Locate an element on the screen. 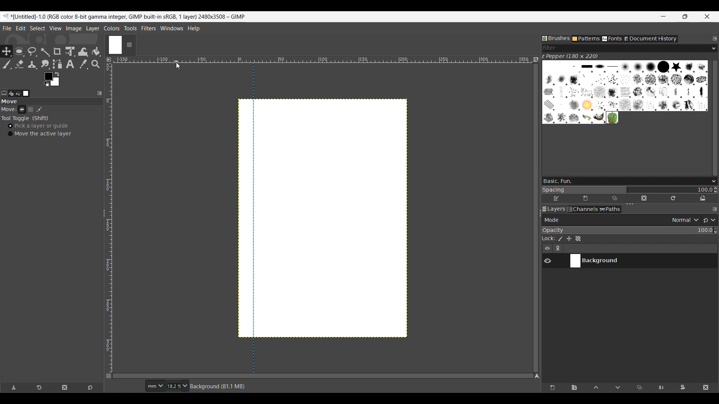 The height and width of the screenshot is (404, 719). Close tab is located at coordinates (129, 45).